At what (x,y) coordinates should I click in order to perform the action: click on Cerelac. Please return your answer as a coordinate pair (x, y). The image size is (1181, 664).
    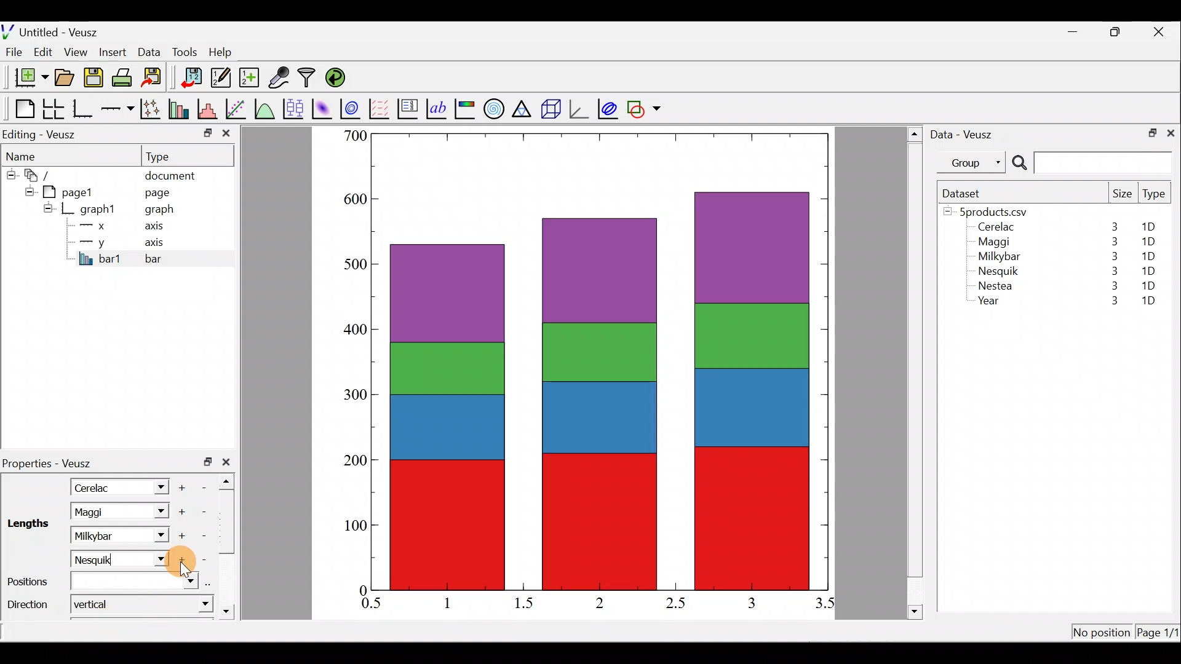
    Looking at the image, I should click on (95, 486).